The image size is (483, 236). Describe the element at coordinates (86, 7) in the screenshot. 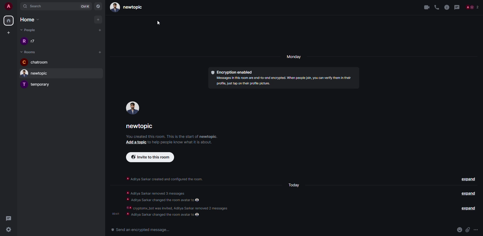

I see `ctrlK` at that location.